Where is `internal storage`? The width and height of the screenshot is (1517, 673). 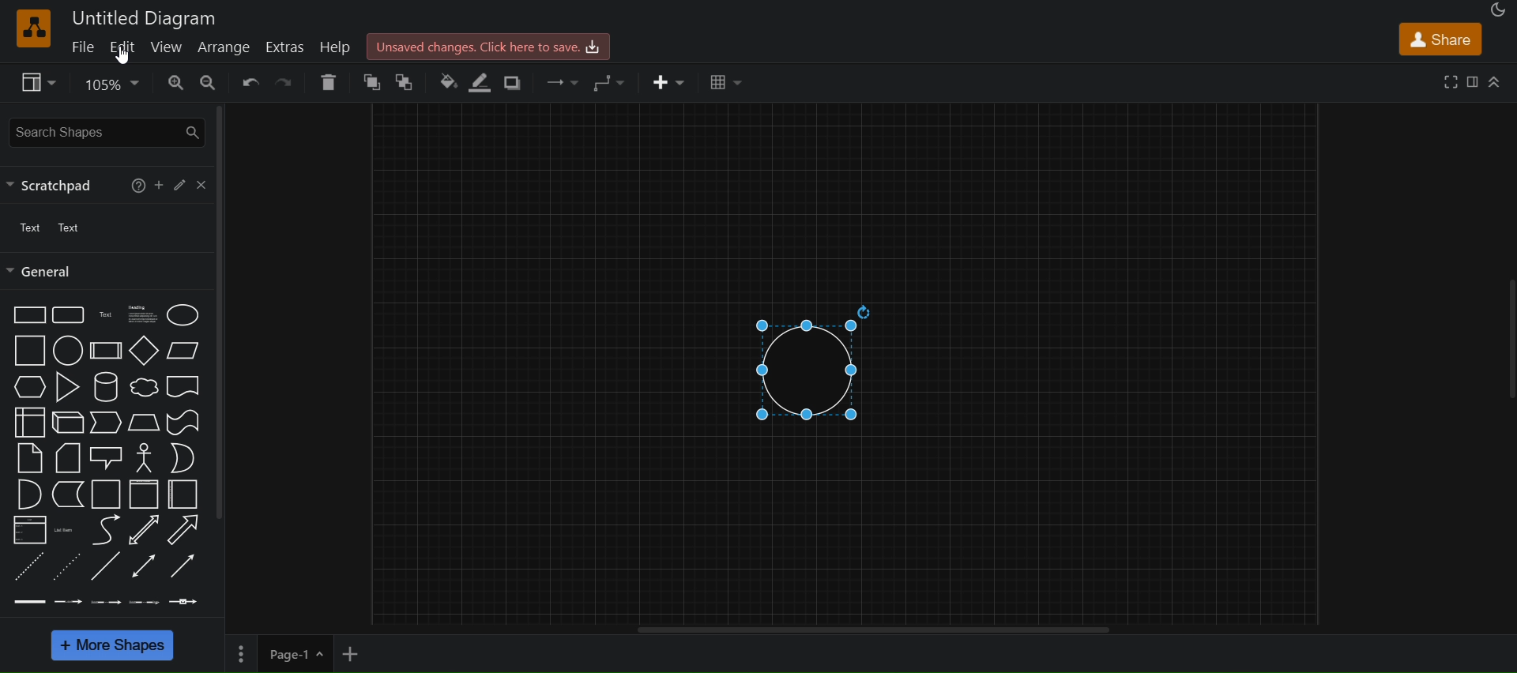 internal storage is located at coordinates (27, 422).